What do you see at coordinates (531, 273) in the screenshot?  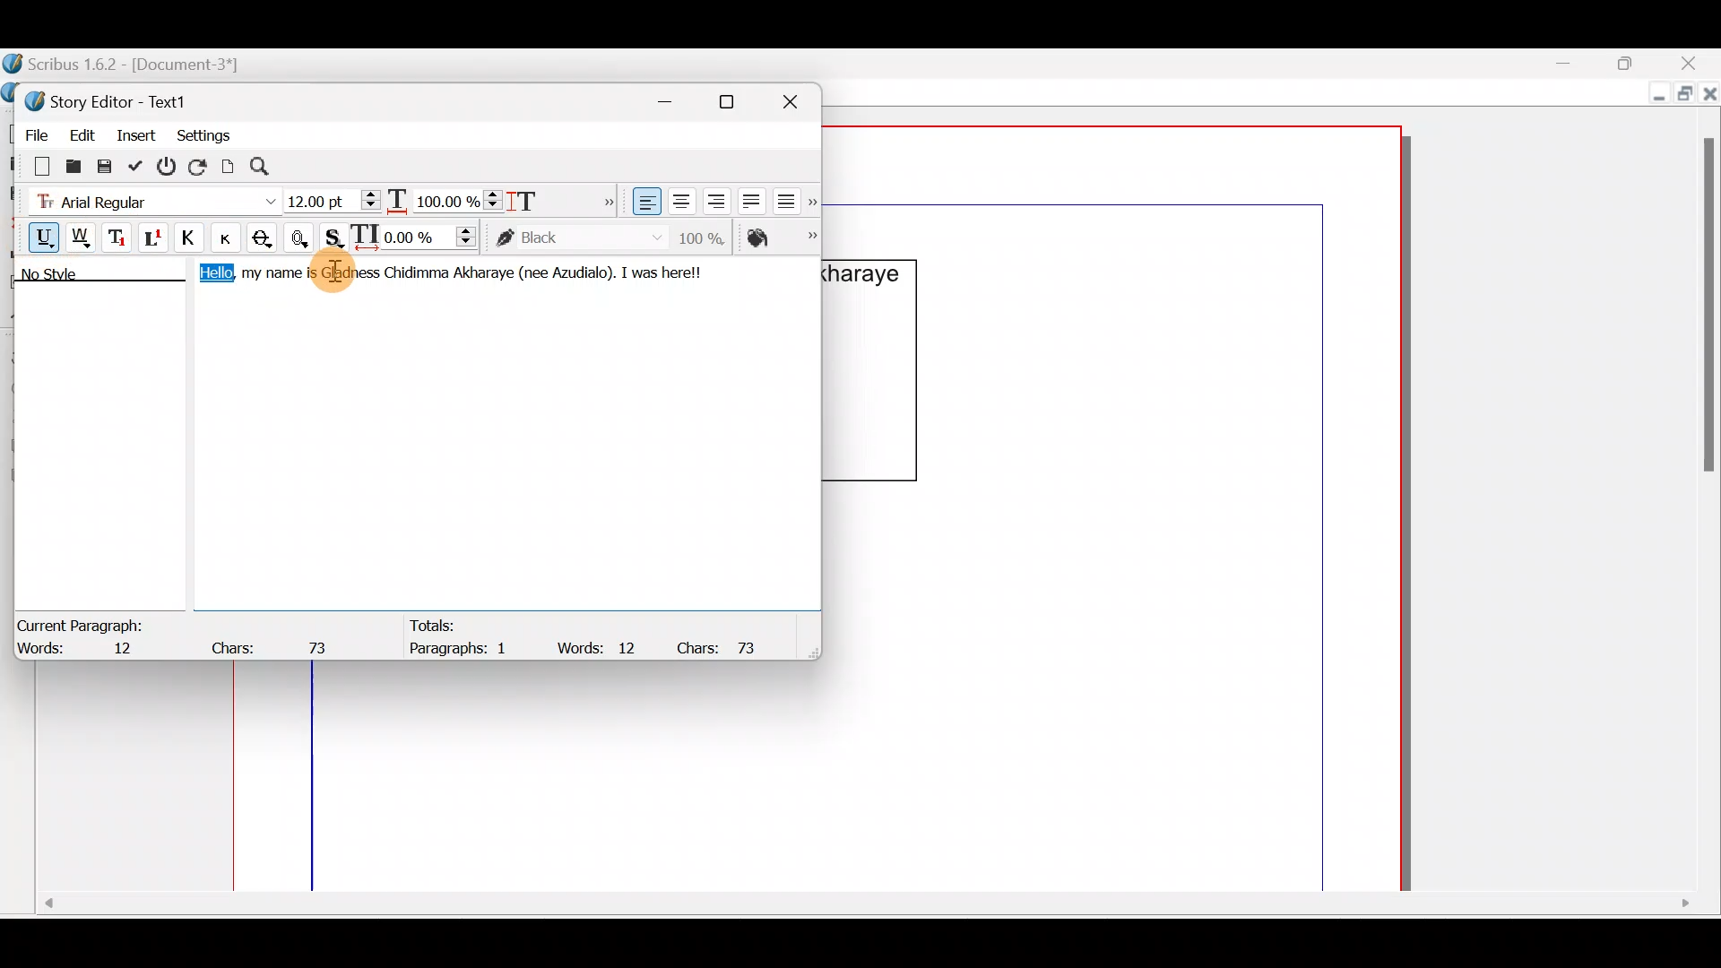 I see `(nee` at bounding box center [531, 273].